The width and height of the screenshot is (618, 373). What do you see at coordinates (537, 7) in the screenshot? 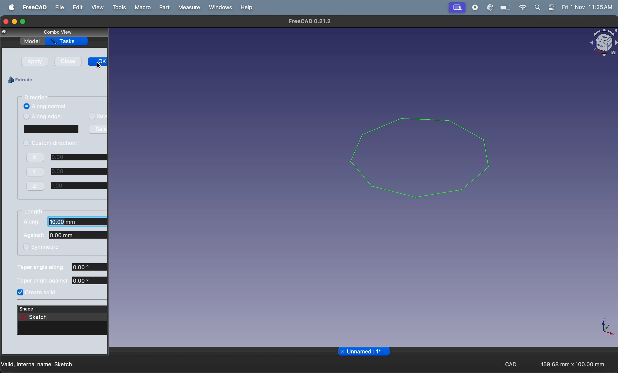
I see `search` at bounding box center [537, 7].